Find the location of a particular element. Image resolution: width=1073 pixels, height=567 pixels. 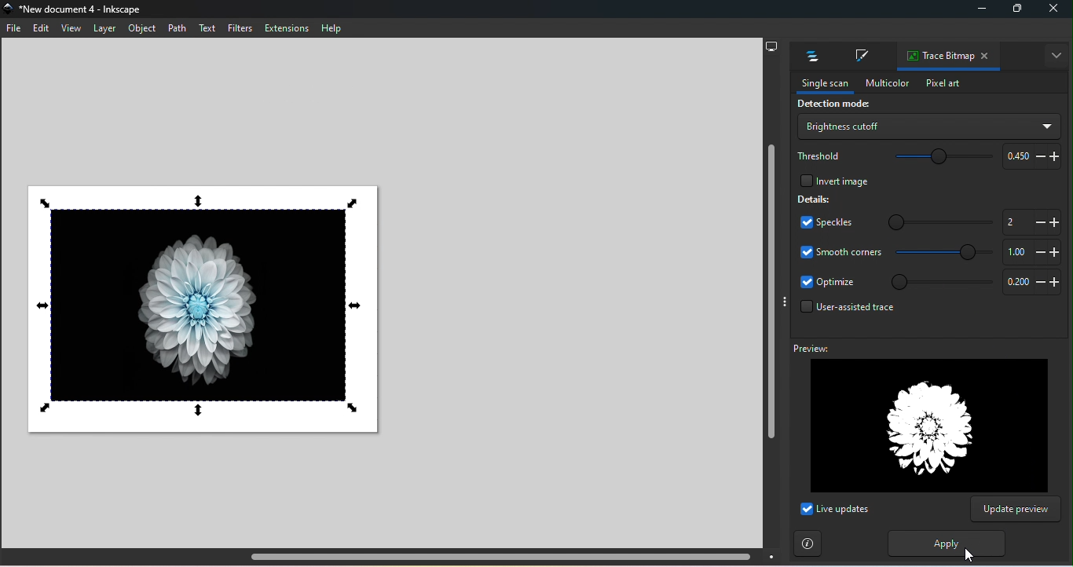

Smooth corners is located at coordinates (840, 251).